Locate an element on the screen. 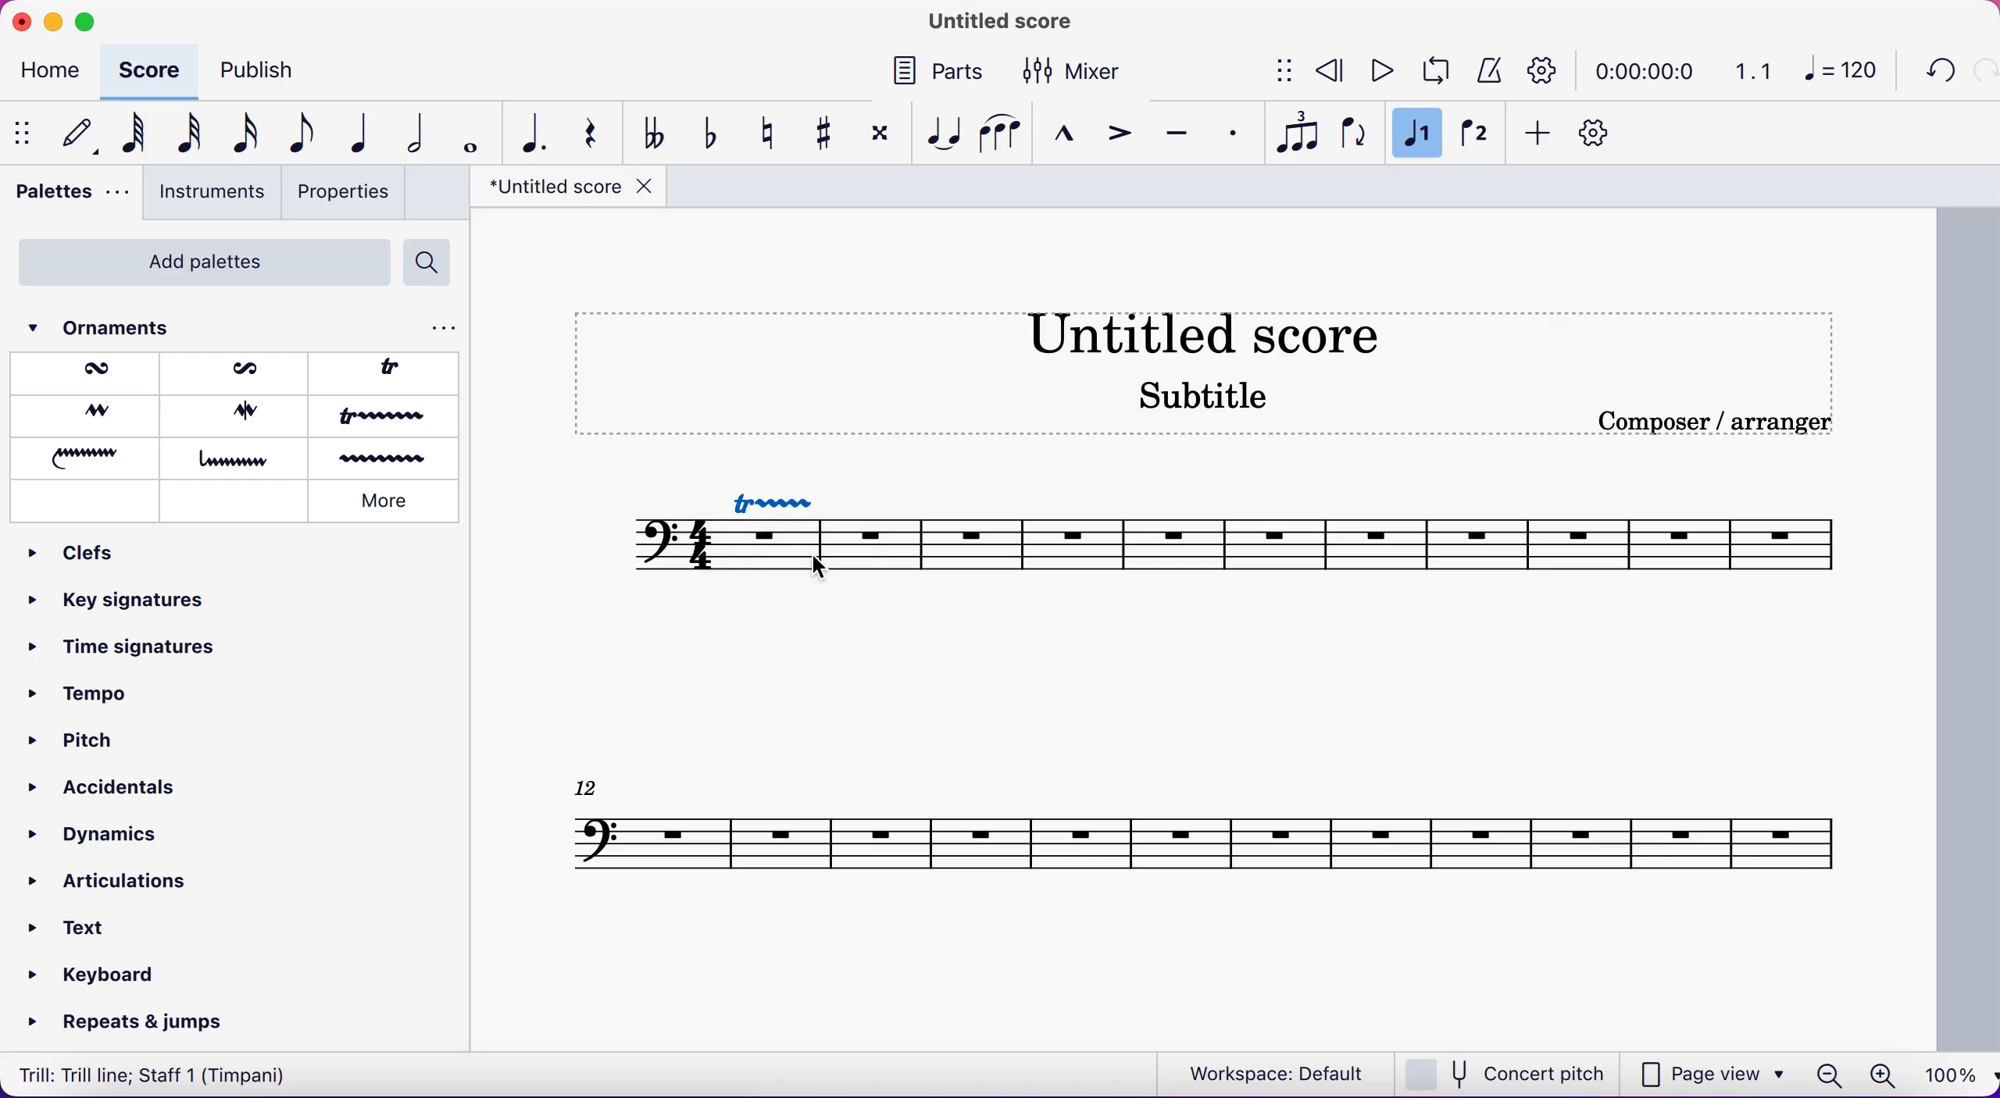  turn is located at coordinates (84, 415).